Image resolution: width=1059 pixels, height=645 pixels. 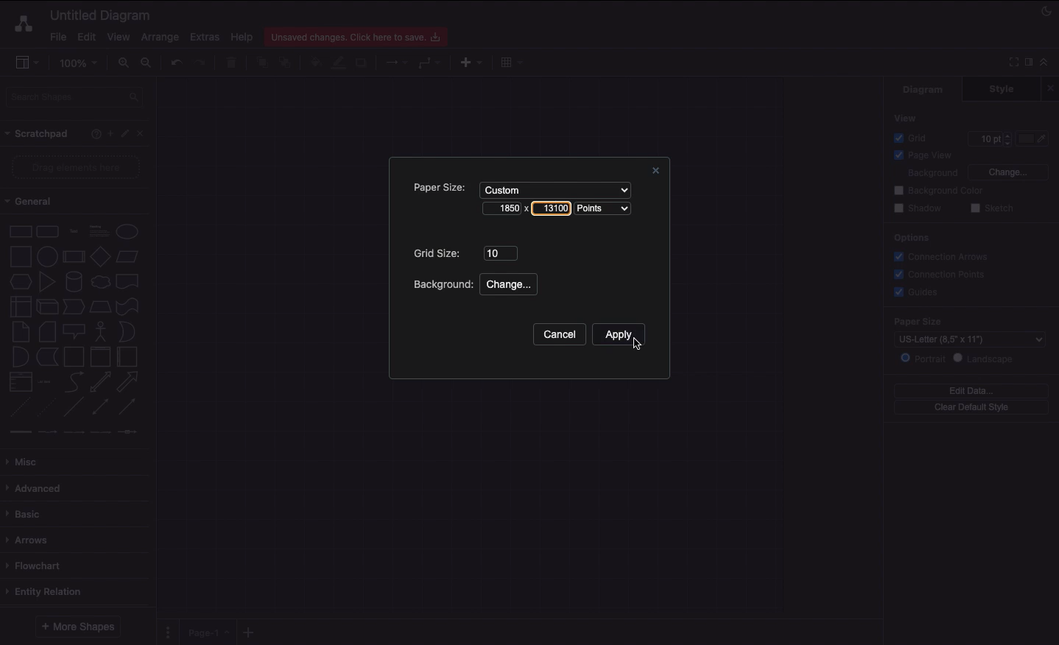 I want to click on Connection , so click(x=397, y=63).